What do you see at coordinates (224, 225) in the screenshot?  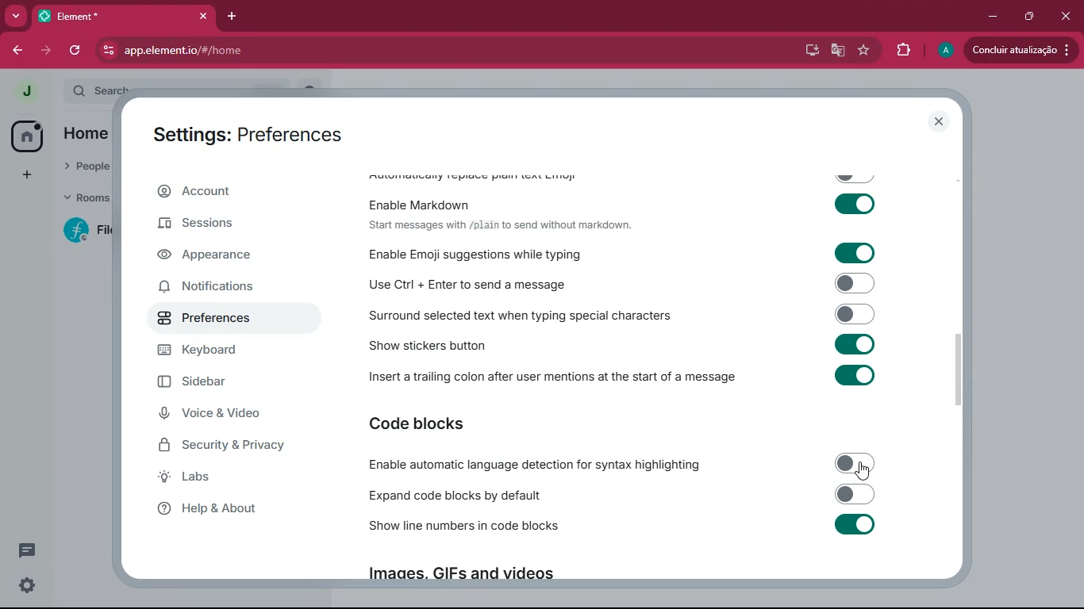 I see `sessions` at bounding box center [224, 225].